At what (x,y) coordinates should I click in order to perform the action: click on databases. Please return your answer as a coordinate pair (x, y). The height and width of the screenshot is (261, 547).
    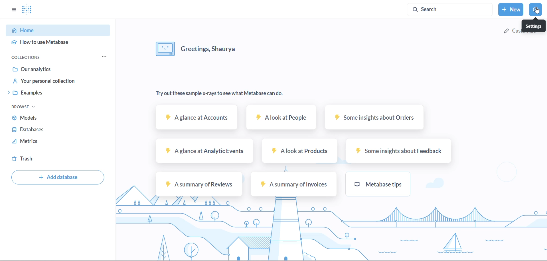
    Looking at the image, I should click on (42, 130).